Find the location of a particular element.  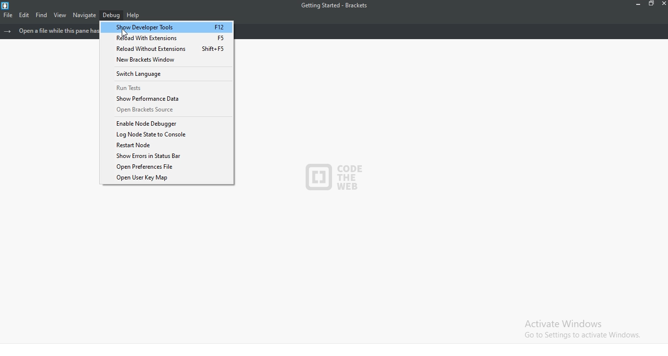

logo is located at coordinates (7, 5).